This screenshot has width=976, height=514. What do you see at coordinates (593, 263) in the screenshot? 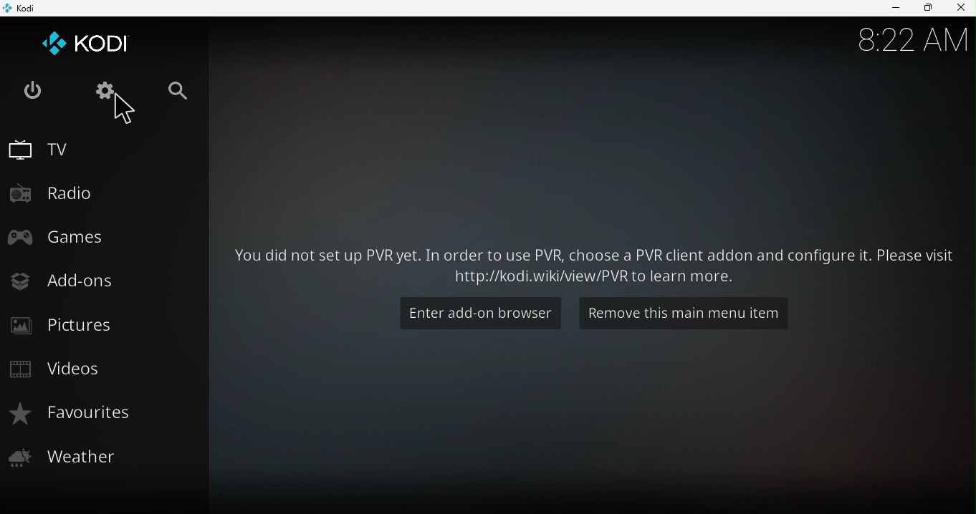
I see `You did not set up PVR yet. In order to use PVR, choose a PVR client addon and configure it. Please visit http:/kodi/wiki/PVR to learn more.` at bounding box center [593, 263].